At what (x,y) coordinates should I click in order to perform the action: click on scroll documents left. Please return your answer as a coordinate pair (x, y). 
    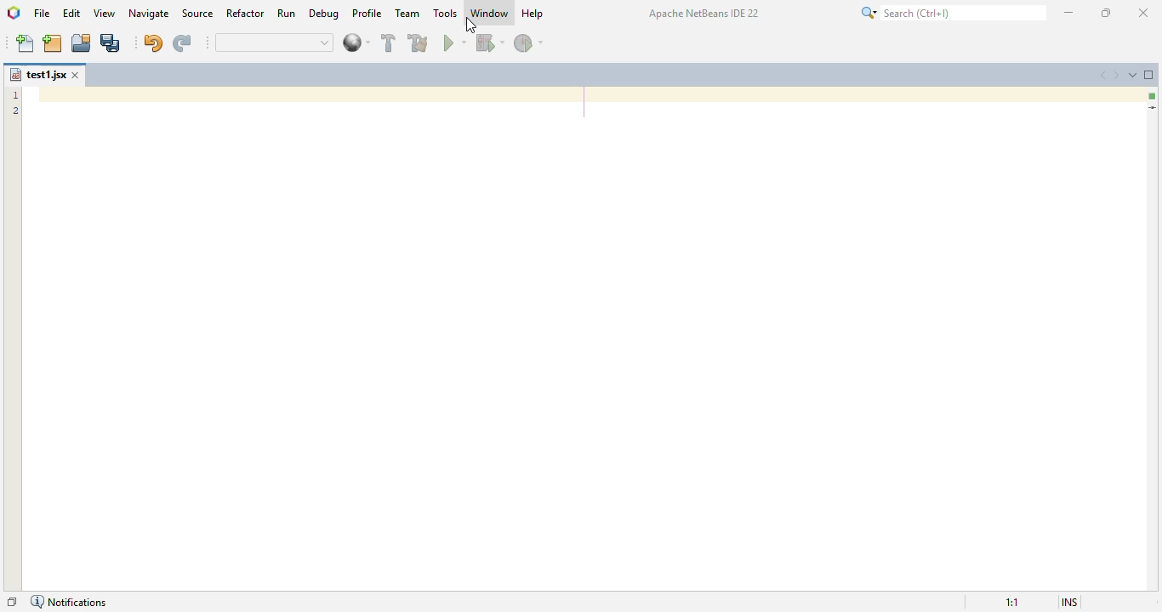
    Looking at the image, I should click on (1101, 75).